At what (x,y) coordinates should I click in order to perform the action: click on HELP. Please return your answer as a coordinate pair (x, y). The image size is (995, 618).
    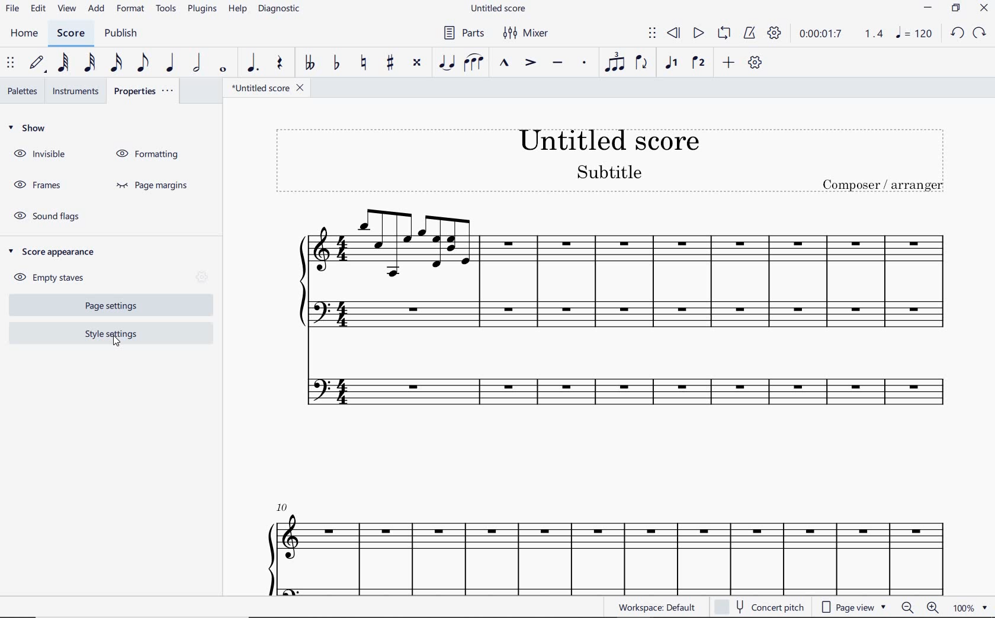
    Looking at the image, I should click on (237, 9).